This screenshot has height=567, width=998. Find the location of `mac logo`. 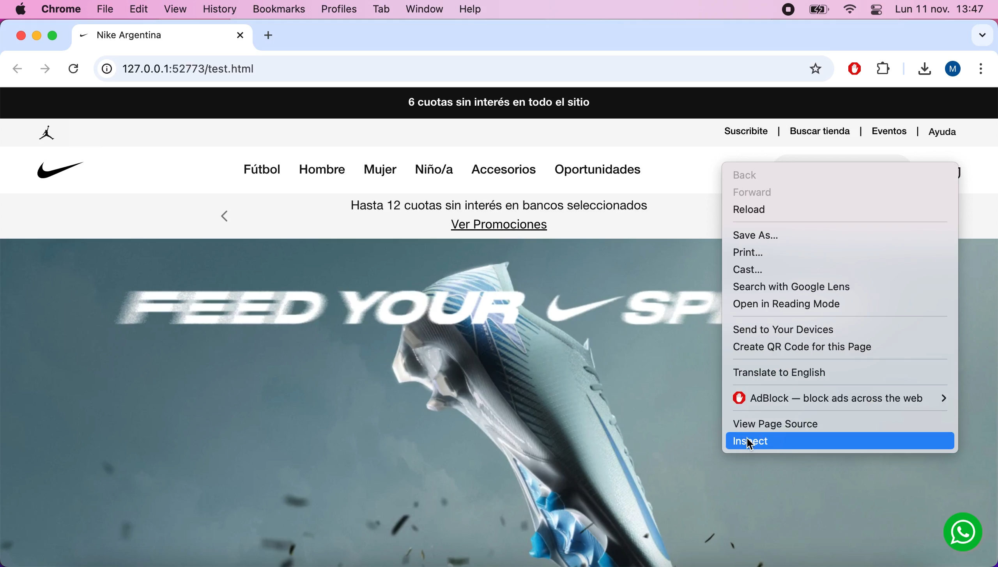

mac logo is located at coordinates (21, 10).